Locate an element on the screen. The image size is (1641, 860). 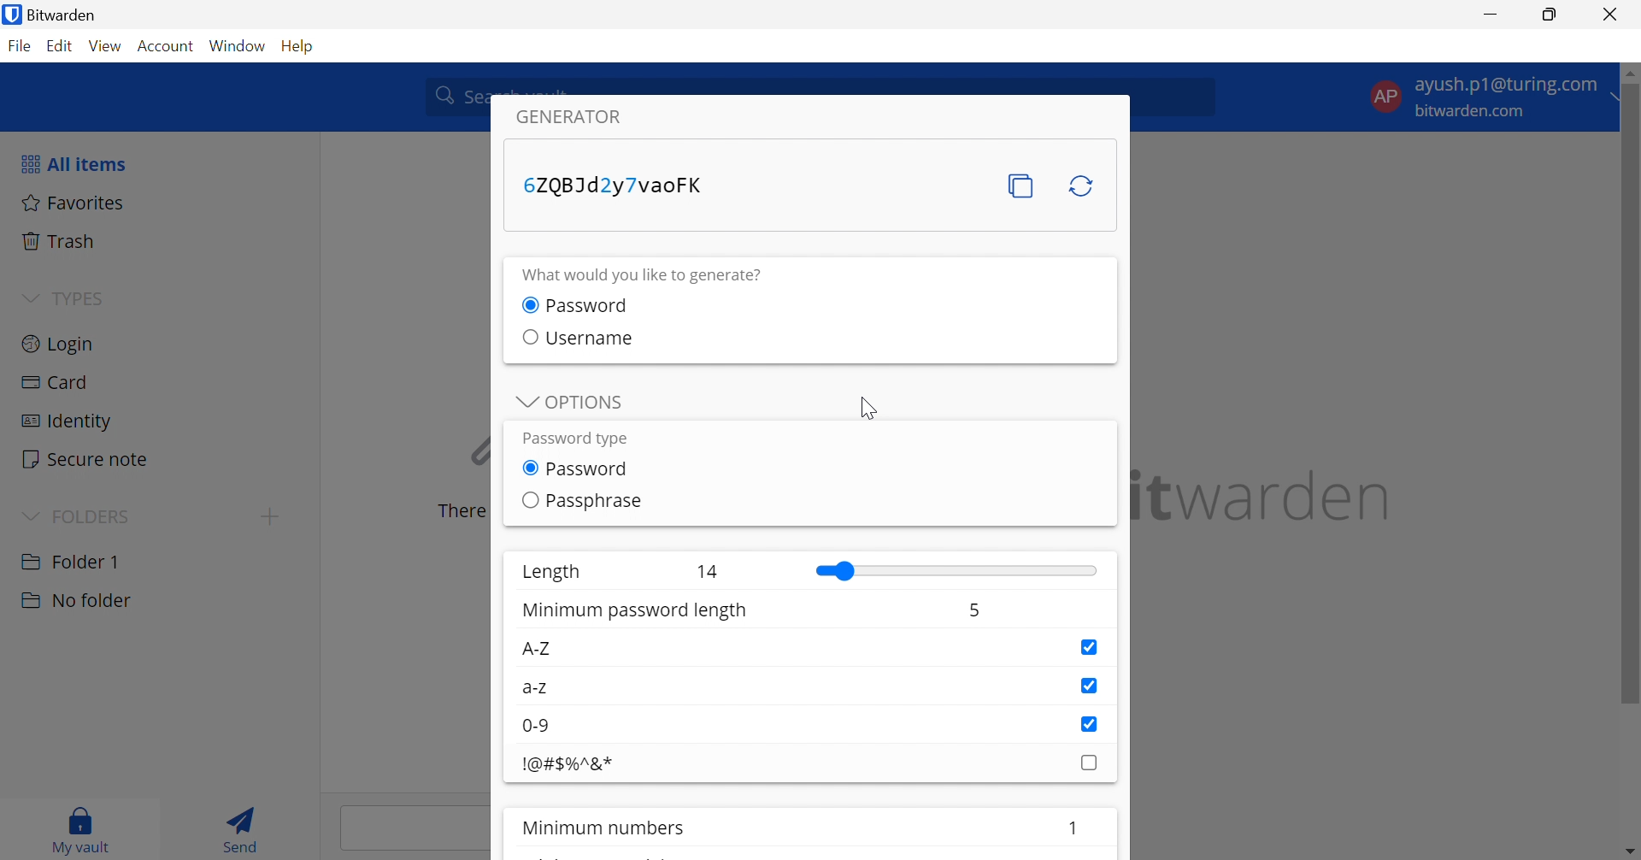
Identity is located at coordinates (68, 422).